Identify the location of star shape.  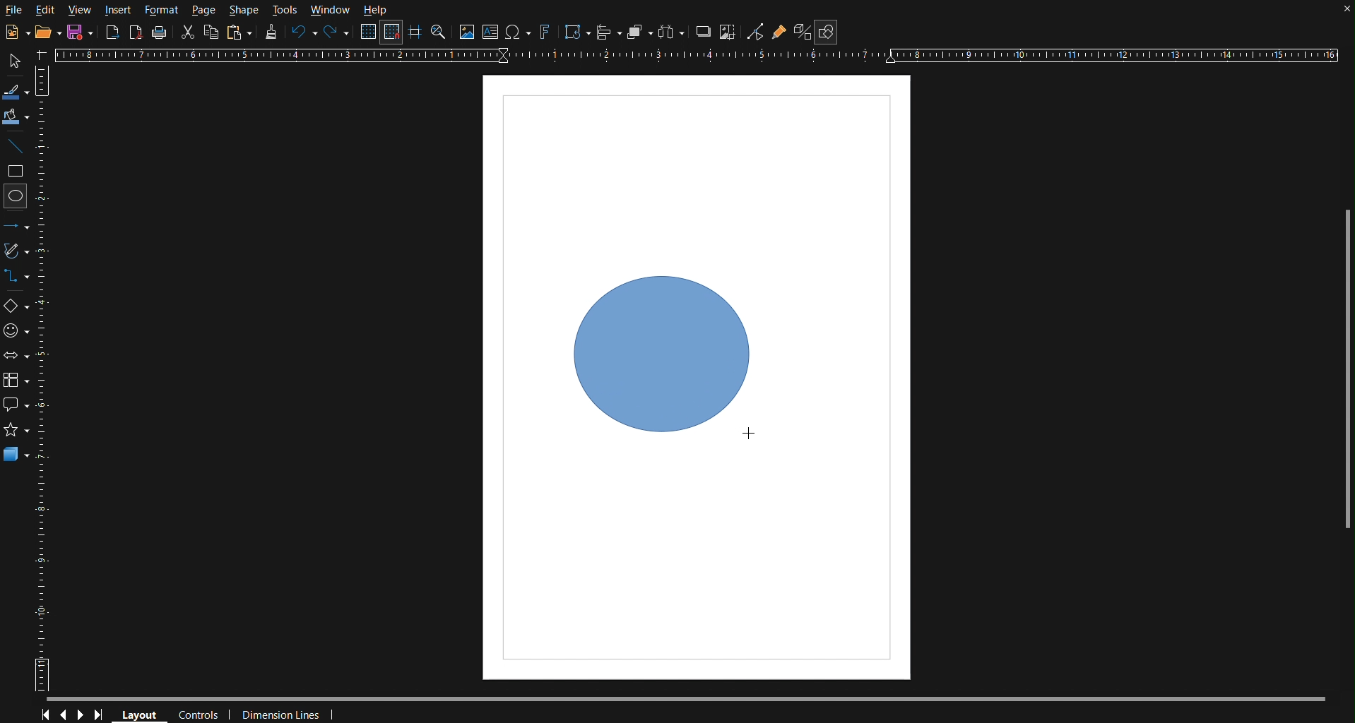
(18, 429).